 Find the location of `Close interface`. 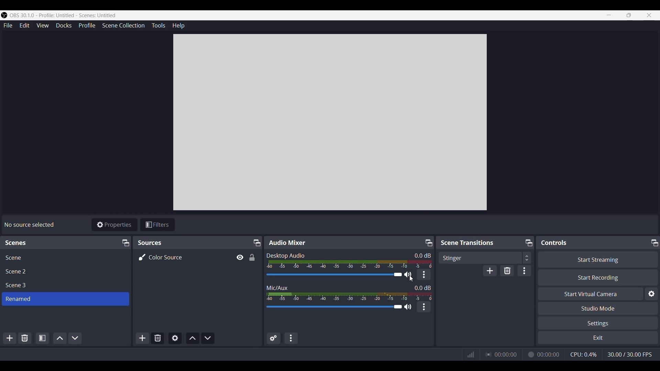

Close interface is located at coordinates (649, 15).